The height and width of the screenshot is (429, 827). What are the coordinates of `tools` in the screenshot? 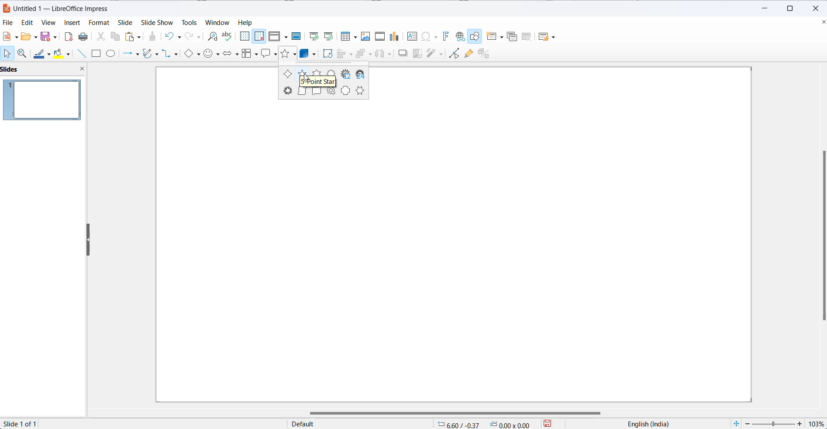 It's located at (188, 21).